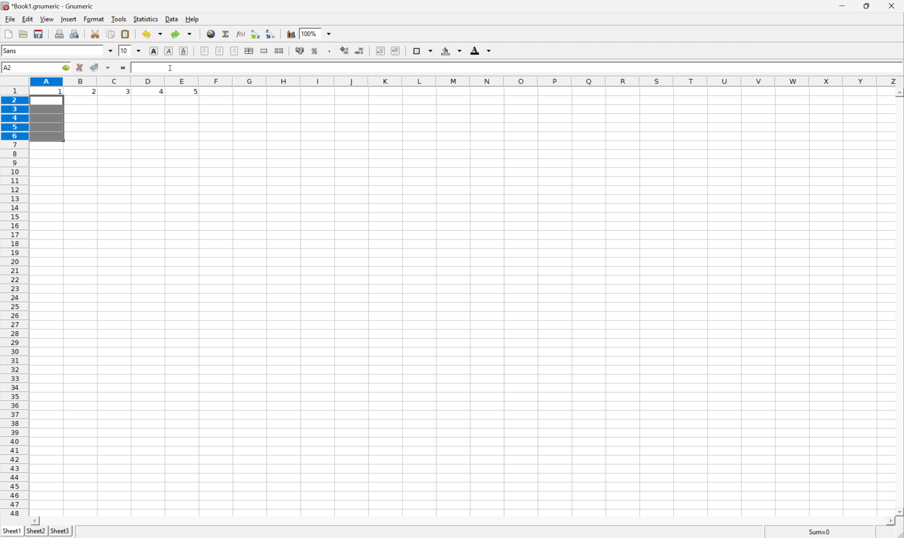 The image size is (904, 538). I want to click on increase number of decimals displayed, so click(345, 51).